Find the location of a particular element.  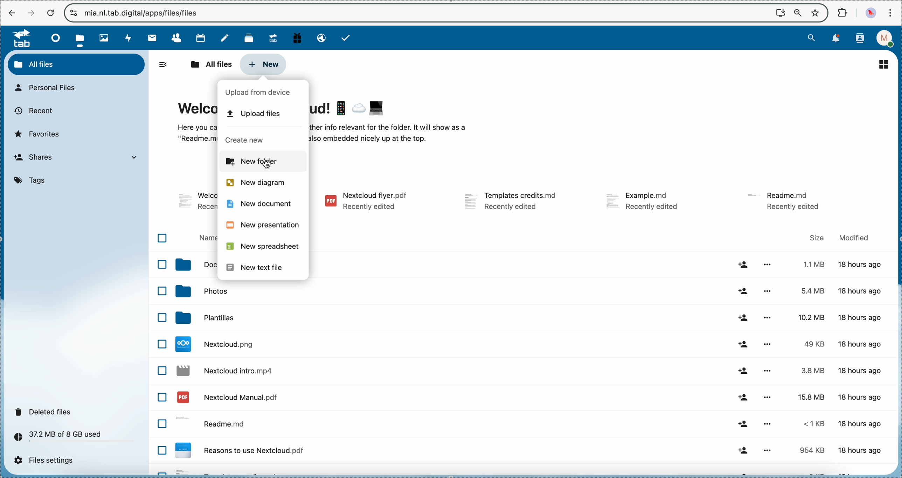

recent is located at coordinates (33, 111).